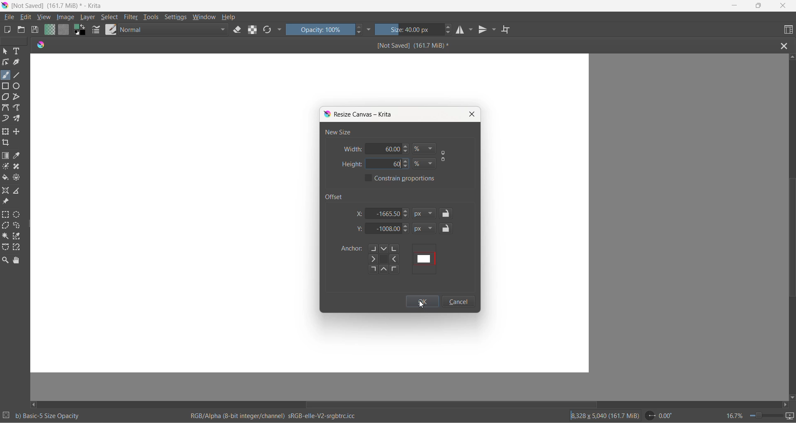 This screenshot has height=423, width=796. I want to click on File name and size, so click(55, 6).